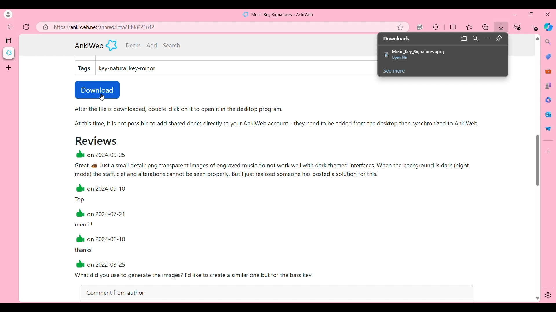 The height and width of the screenshot is (312, 556). Describe the element at coordinates (475, 38) in the screenshot. I see `Search downloads` at that location.